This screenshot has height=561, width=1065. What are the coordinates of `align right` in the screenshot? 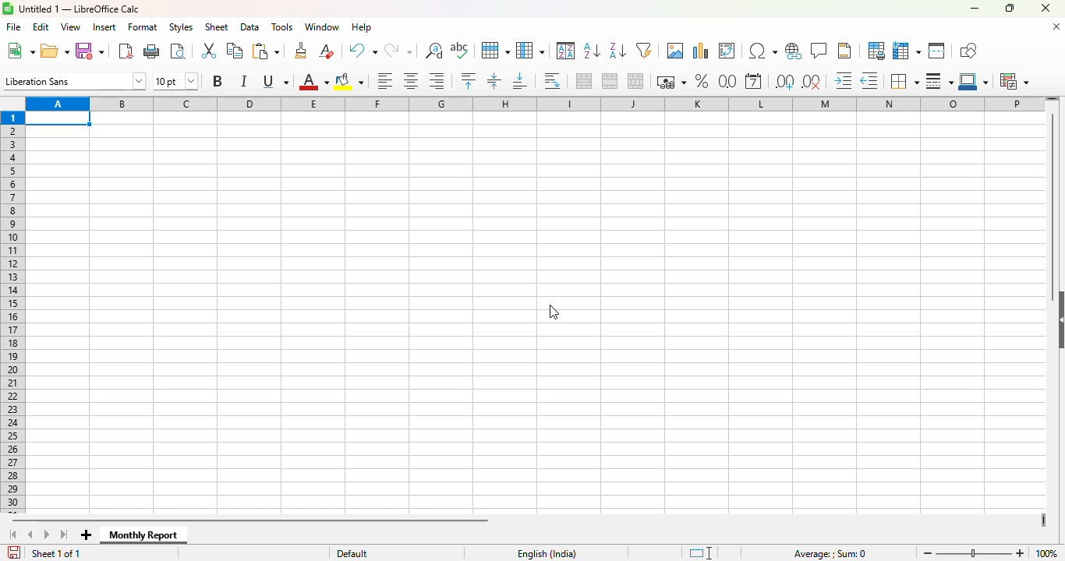 It's located at (437, 81).